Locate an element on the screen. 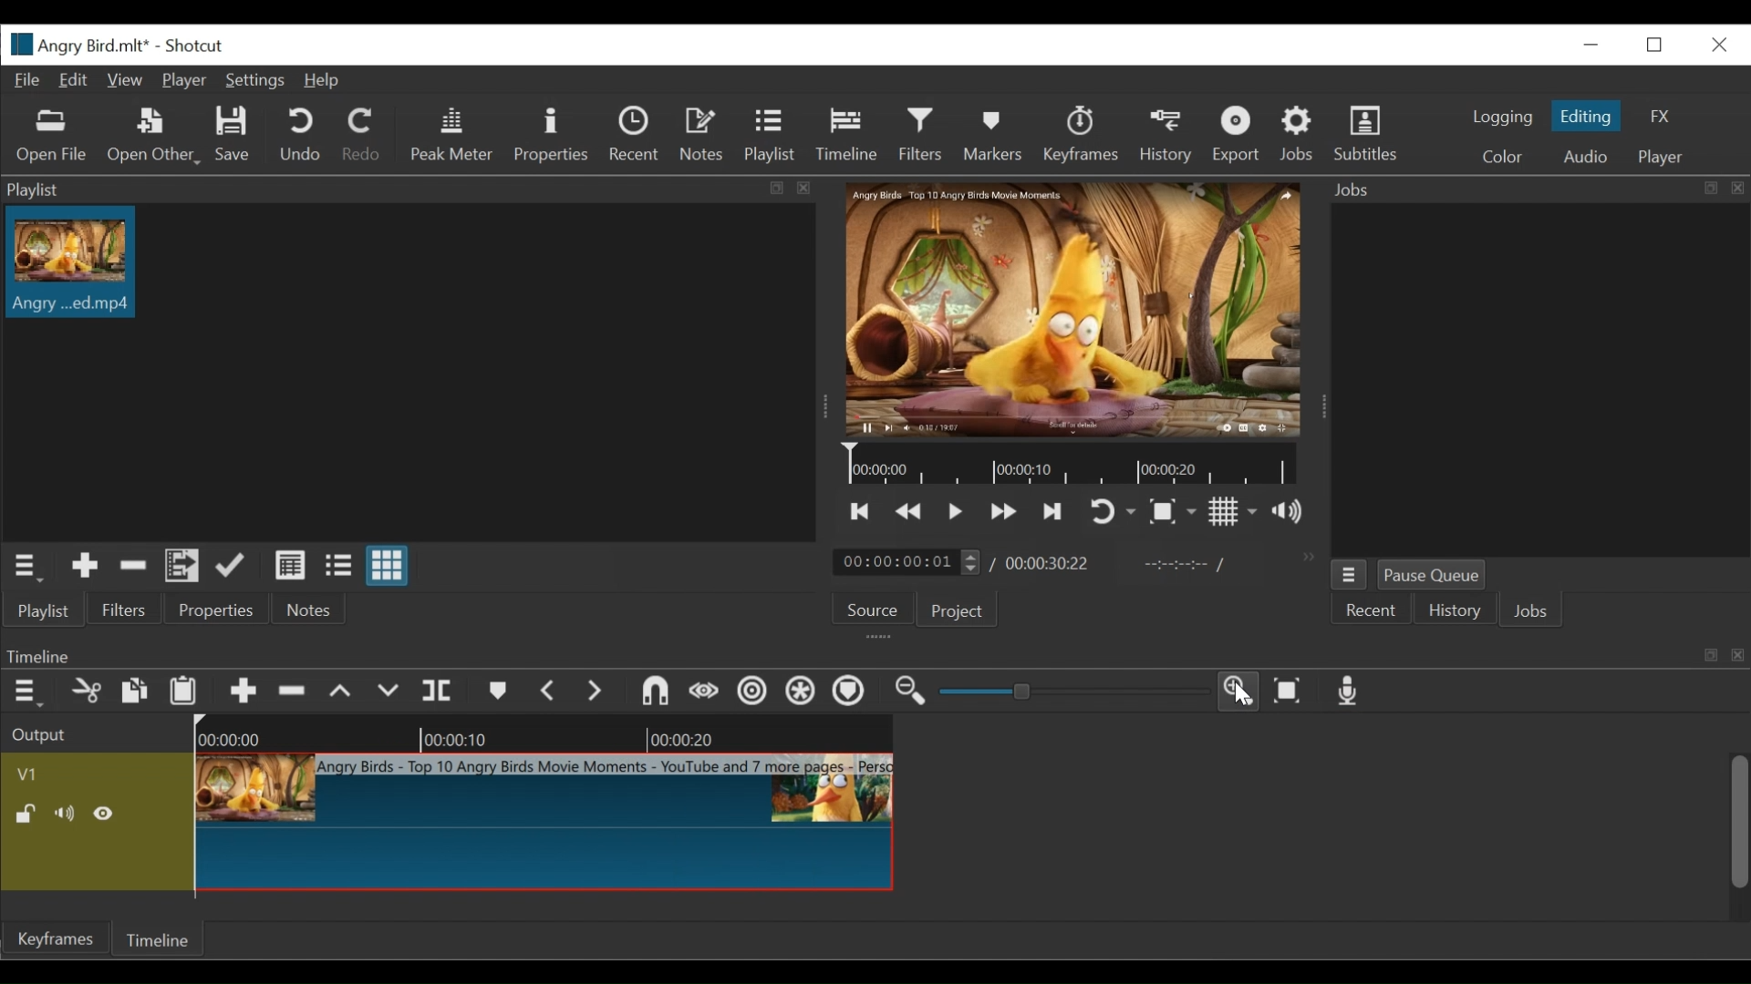 This screenshot has width=1751, height=984. Recent is located at coordinates (1374, 610).